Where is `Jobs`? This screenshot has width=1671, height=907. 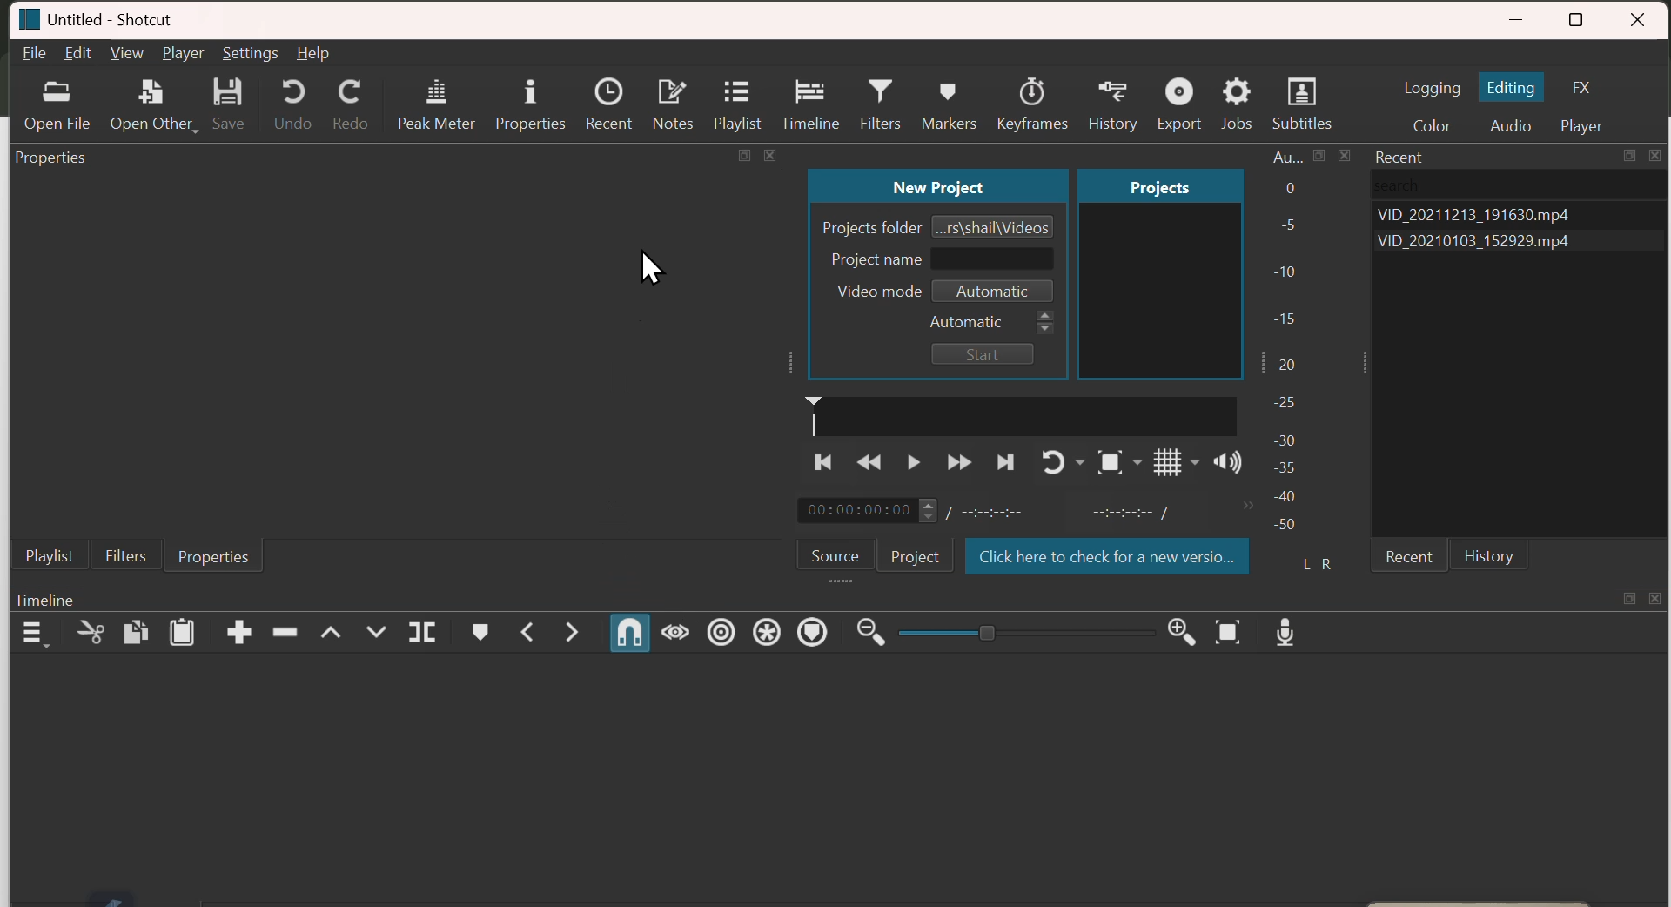 Jobs is located at coordinates (1235, 96).